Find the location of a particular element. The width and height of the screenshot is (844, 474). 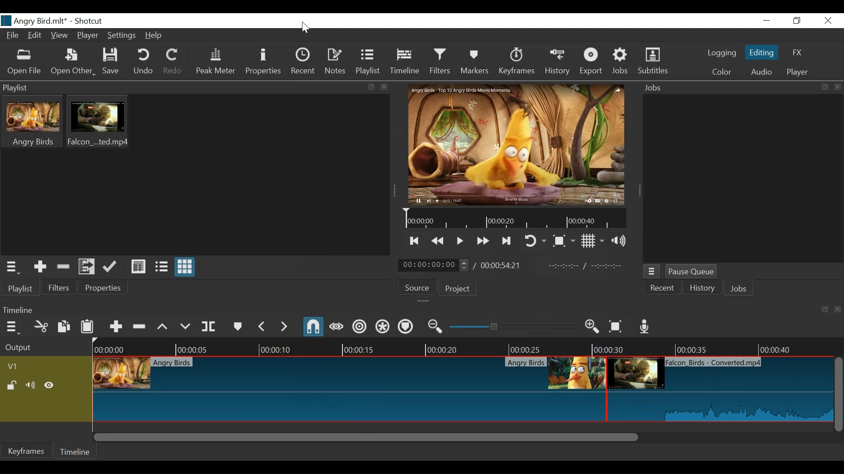

Open File is located at coordinates (24, 62).